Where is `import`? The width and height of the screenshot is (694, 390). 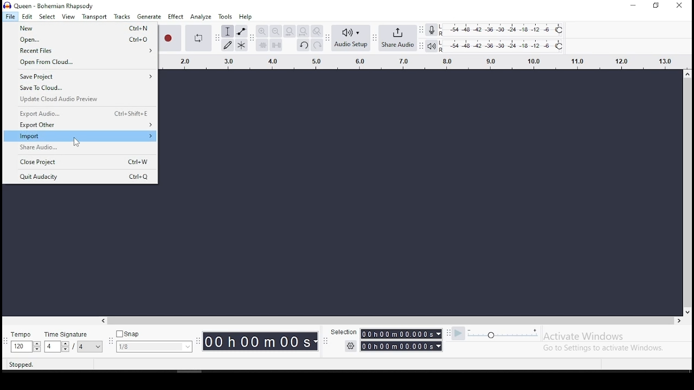 import is located at coordinates (79, 137).